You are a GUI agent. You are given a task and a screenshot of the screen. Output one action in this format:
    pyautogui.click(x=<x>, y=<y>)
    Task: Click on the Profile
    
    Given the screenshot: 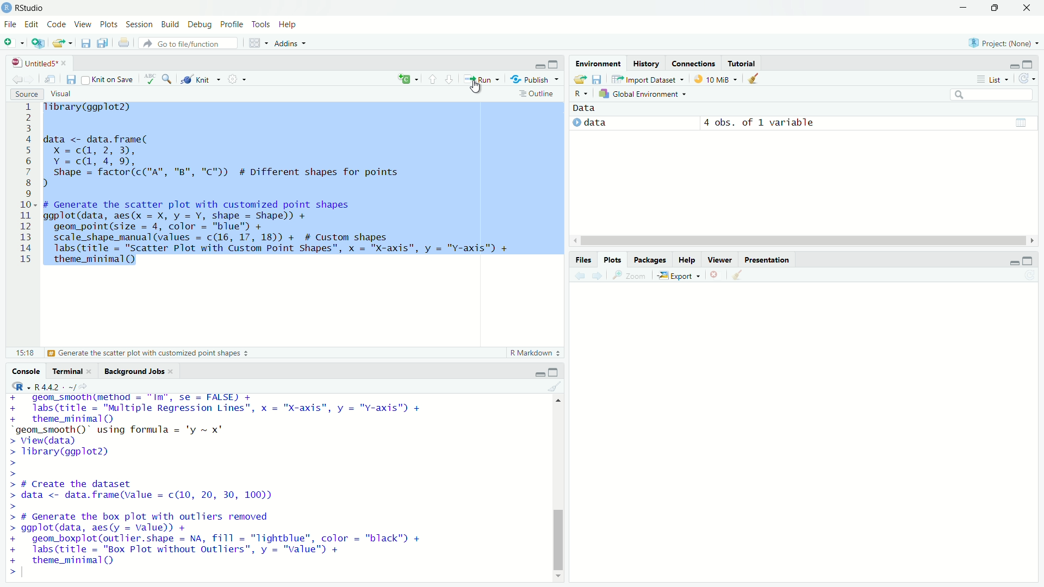 What is the action you would take?
    pyautogui.click(x=231, y=24)
    